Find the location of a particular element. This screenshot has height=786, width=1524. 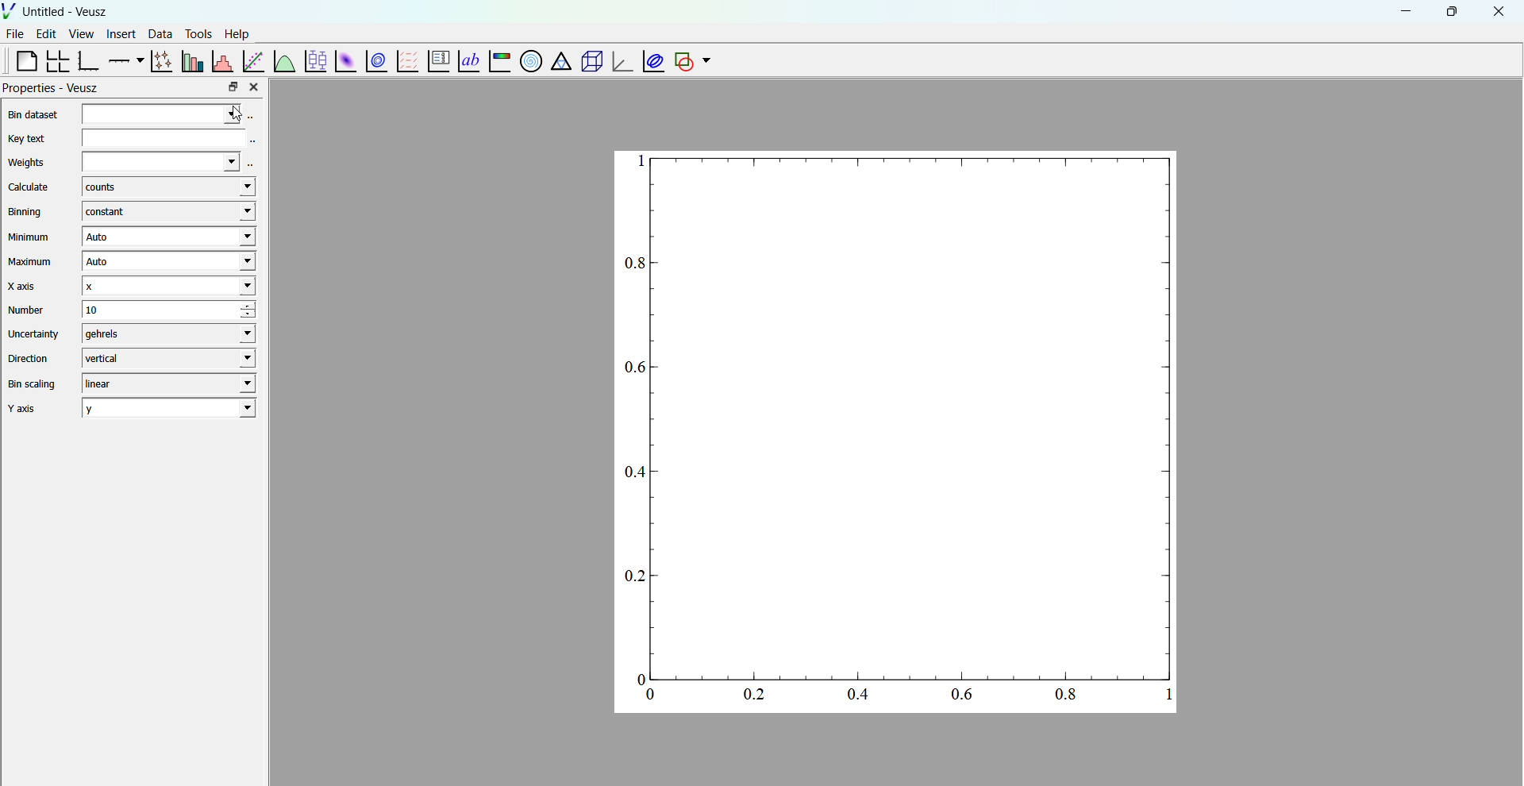

decrease number is located at coordinates (258, 316).